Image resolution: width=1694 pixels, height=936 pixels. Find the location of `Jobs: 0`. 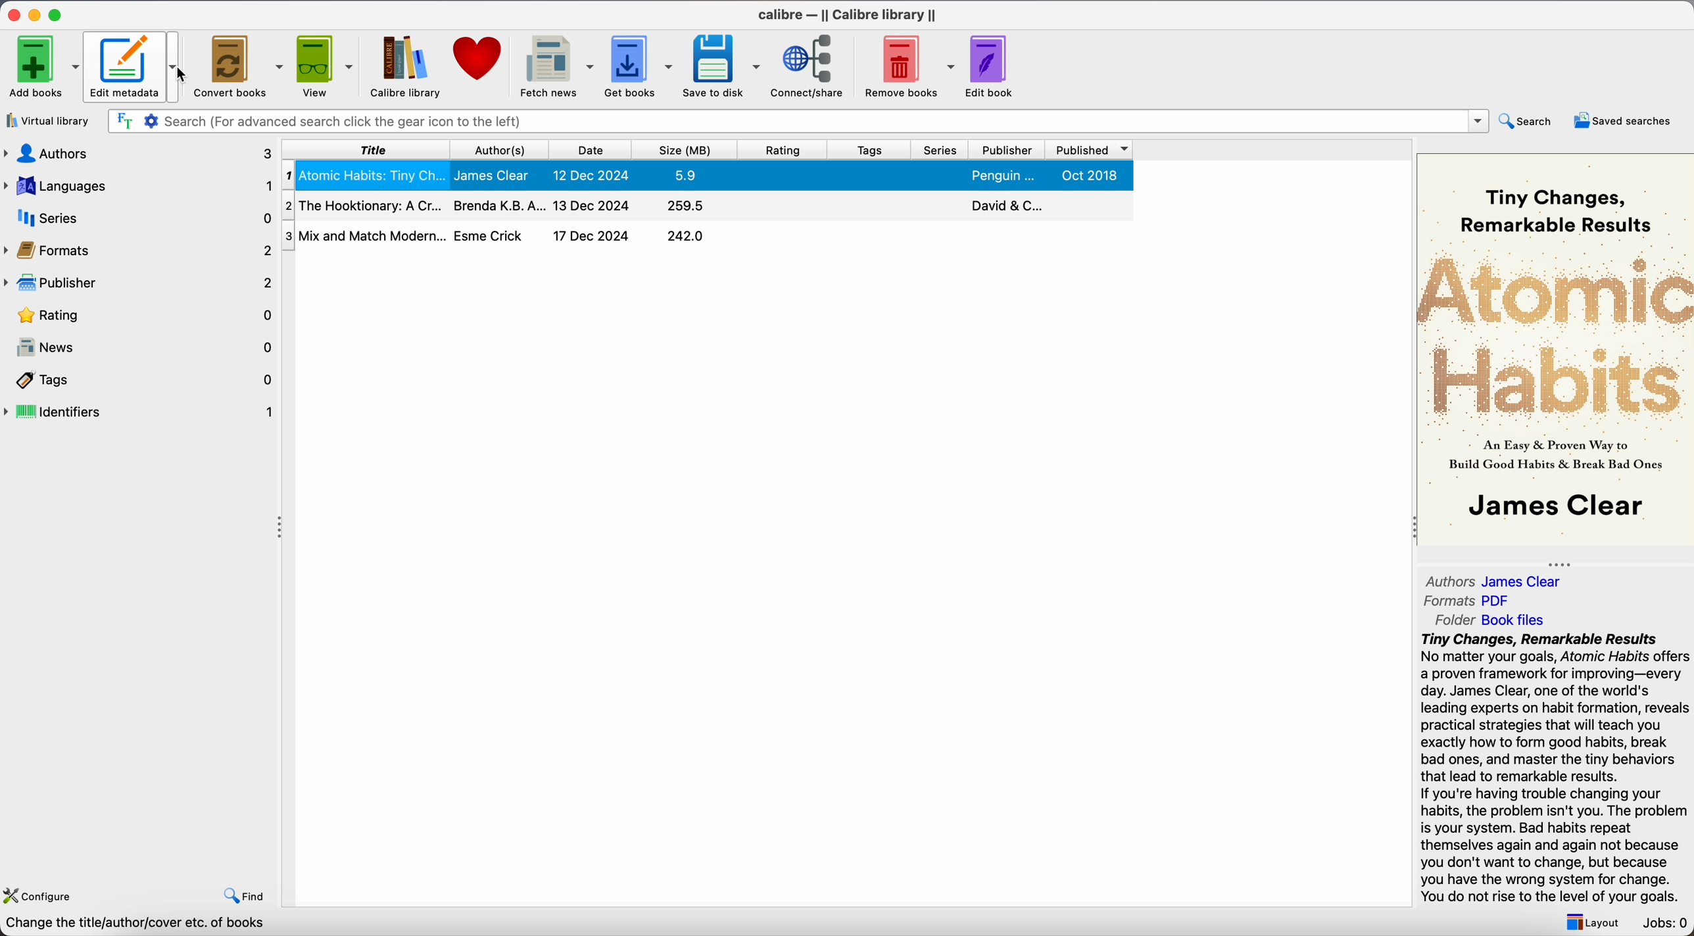

Jobs: 0 is located at coordinates (1666, 922).